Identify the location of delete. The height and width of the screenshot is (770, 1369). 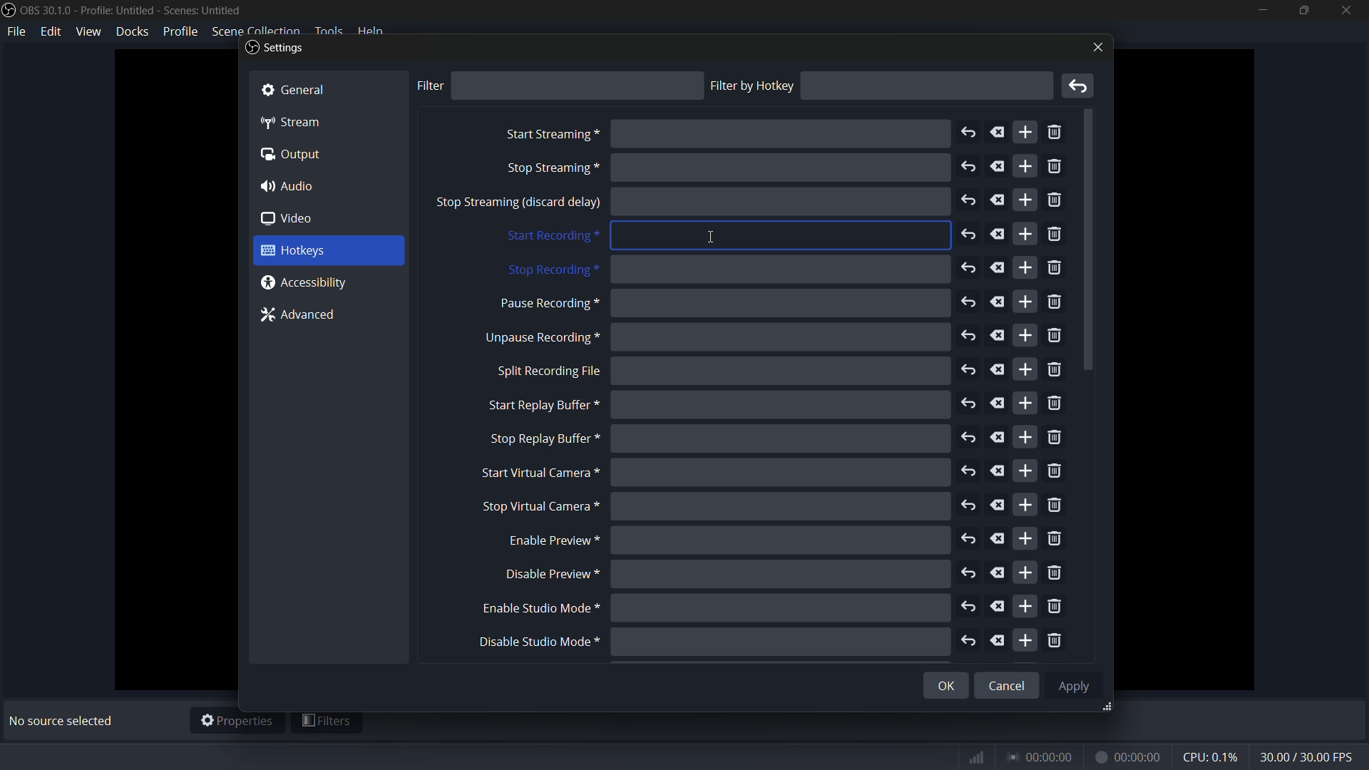
(999, 202).